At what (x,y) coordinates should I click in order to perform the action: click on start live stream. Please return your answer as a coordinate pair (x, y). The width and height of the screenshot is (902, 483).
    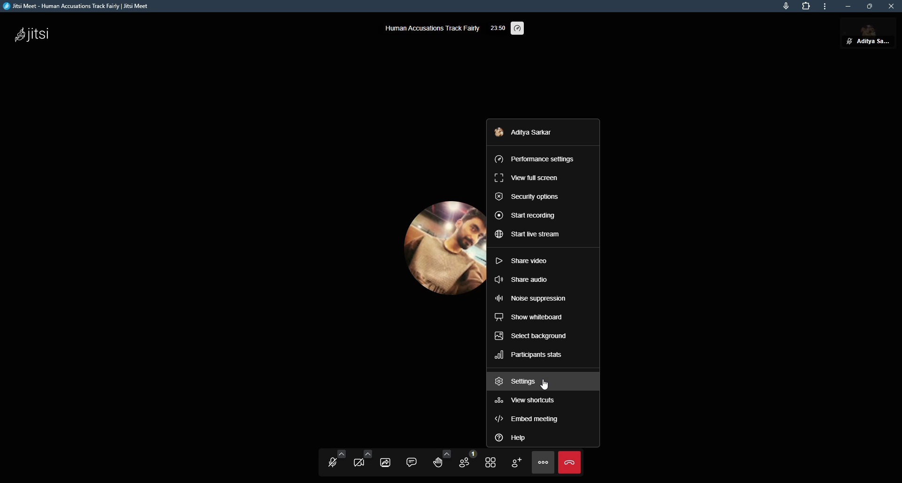
    Looking at the image, I should click on (529, 235).